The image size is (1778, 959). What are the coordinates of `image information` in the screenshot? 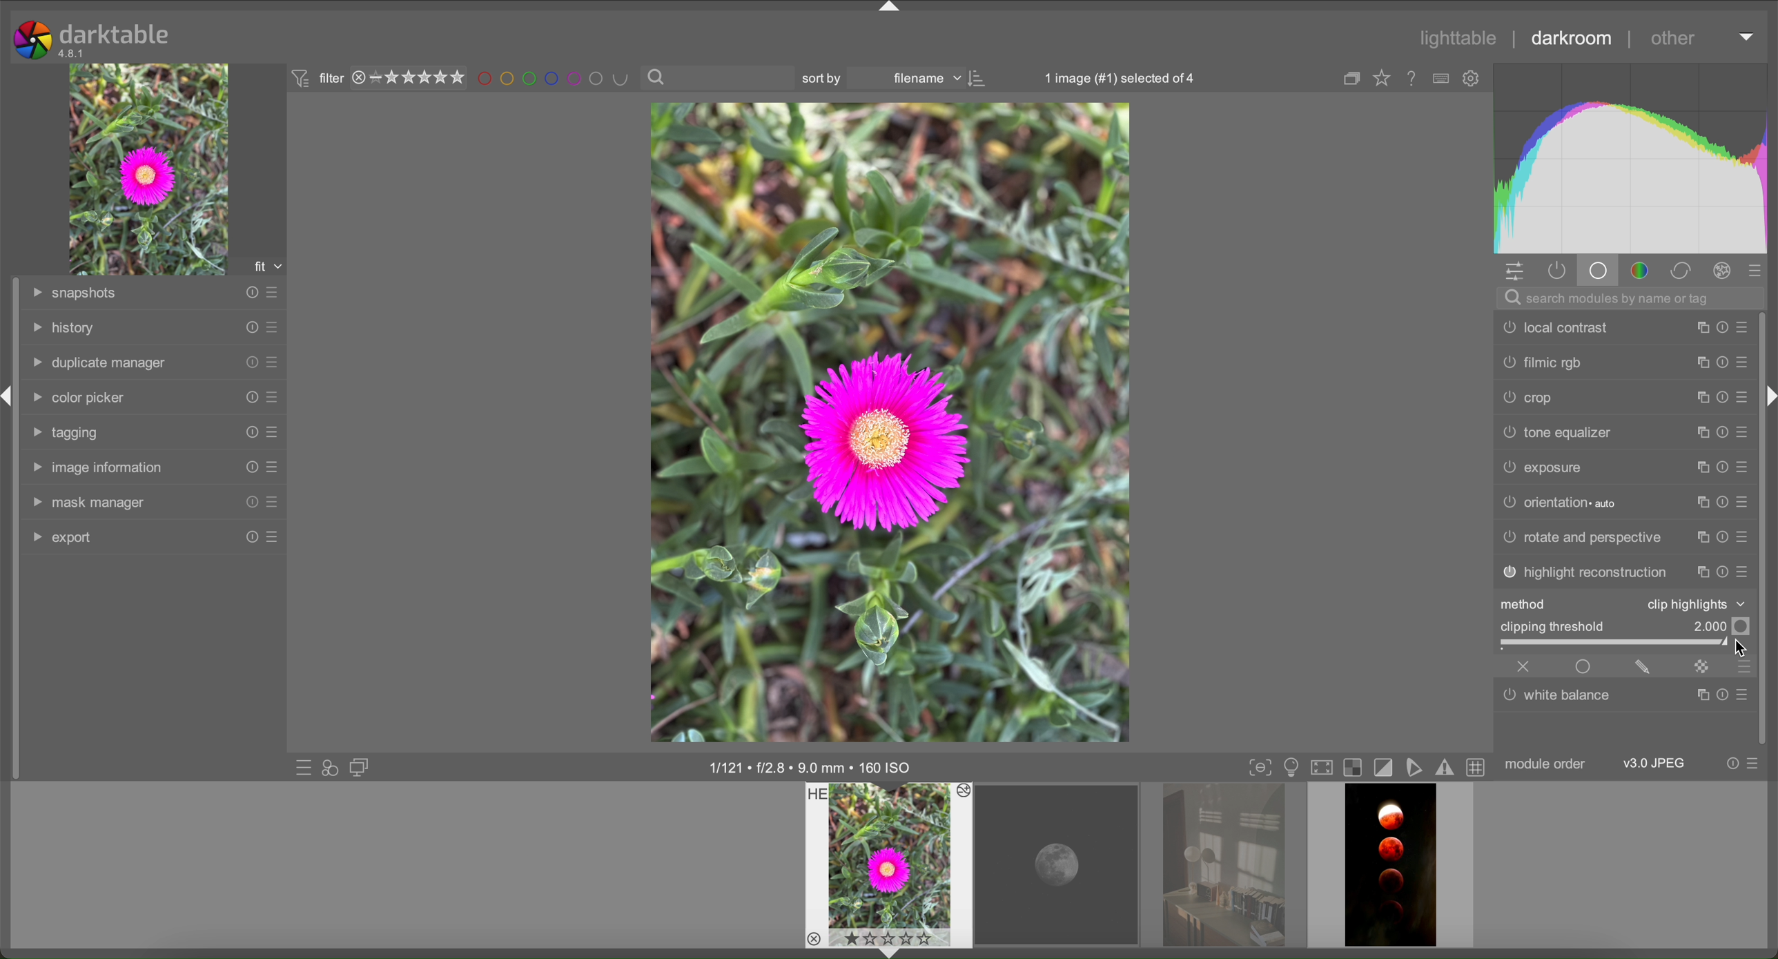 It's located at (812, 767).